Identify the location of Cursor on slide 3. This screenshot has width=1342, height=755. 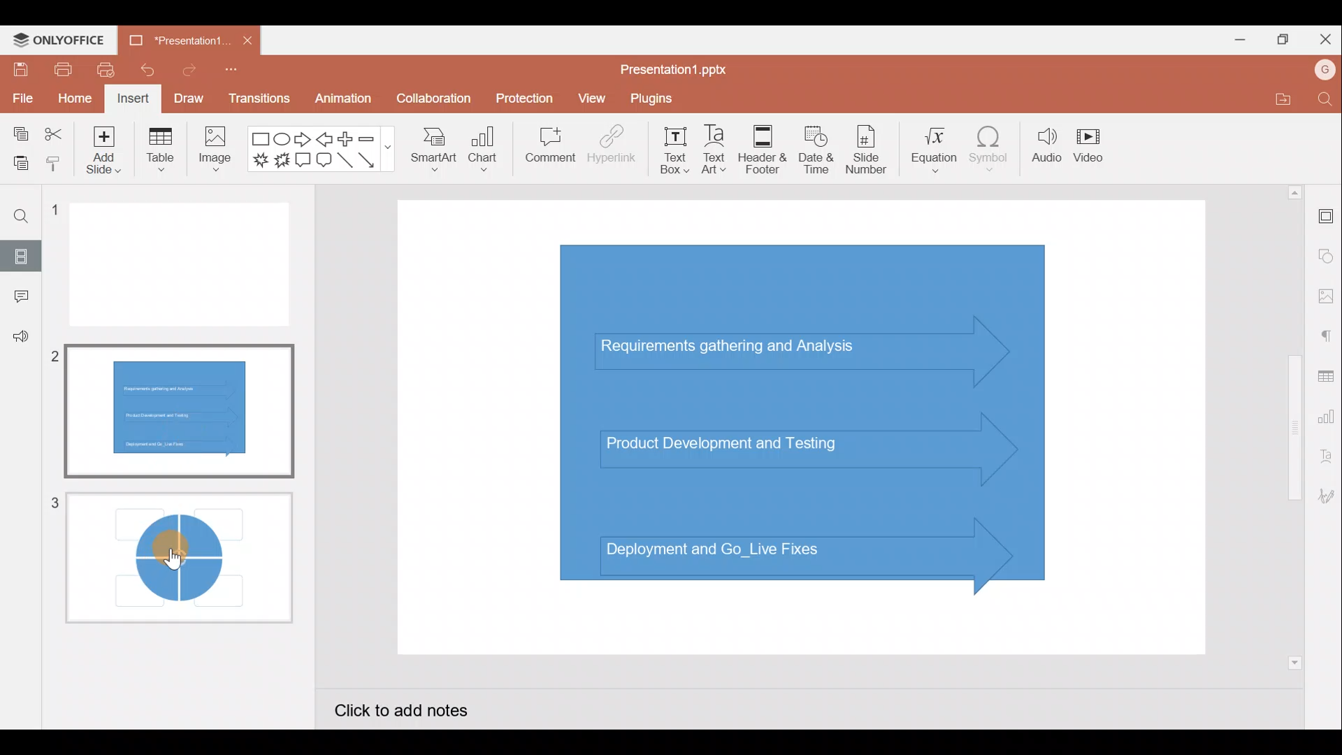
(182, 549).